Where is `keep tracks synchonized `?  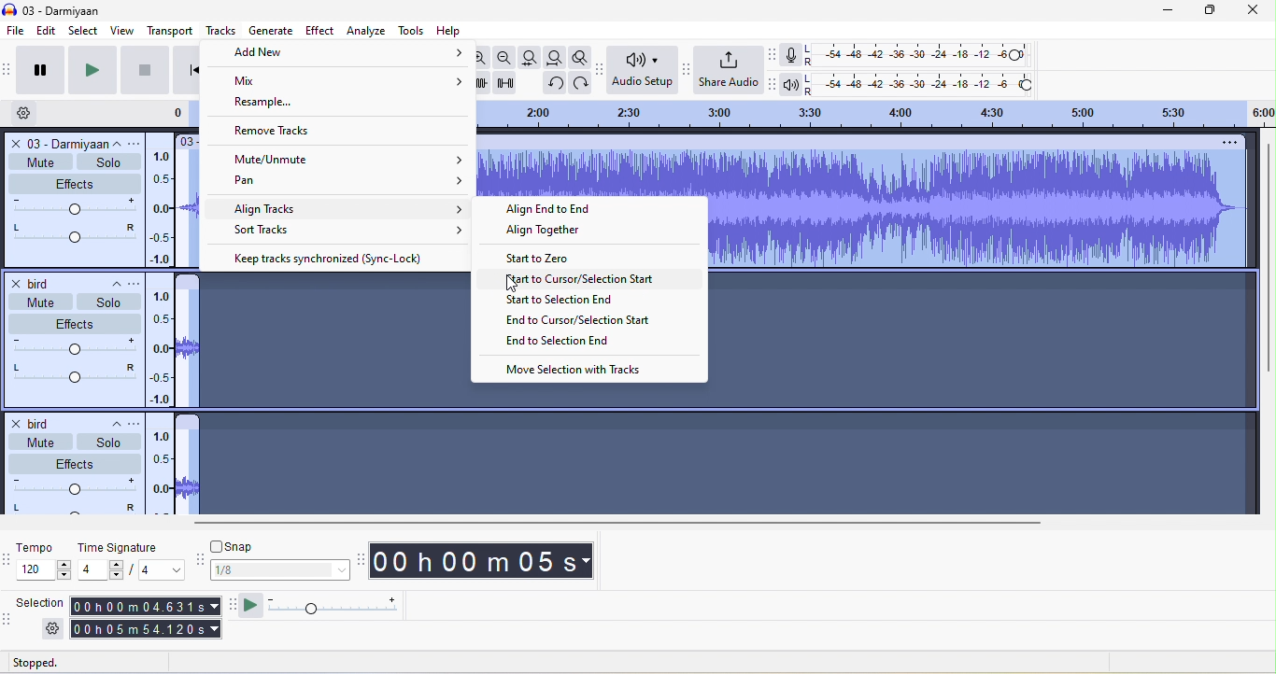 keep tracks synchonized  is located at coordinates (333, 259).